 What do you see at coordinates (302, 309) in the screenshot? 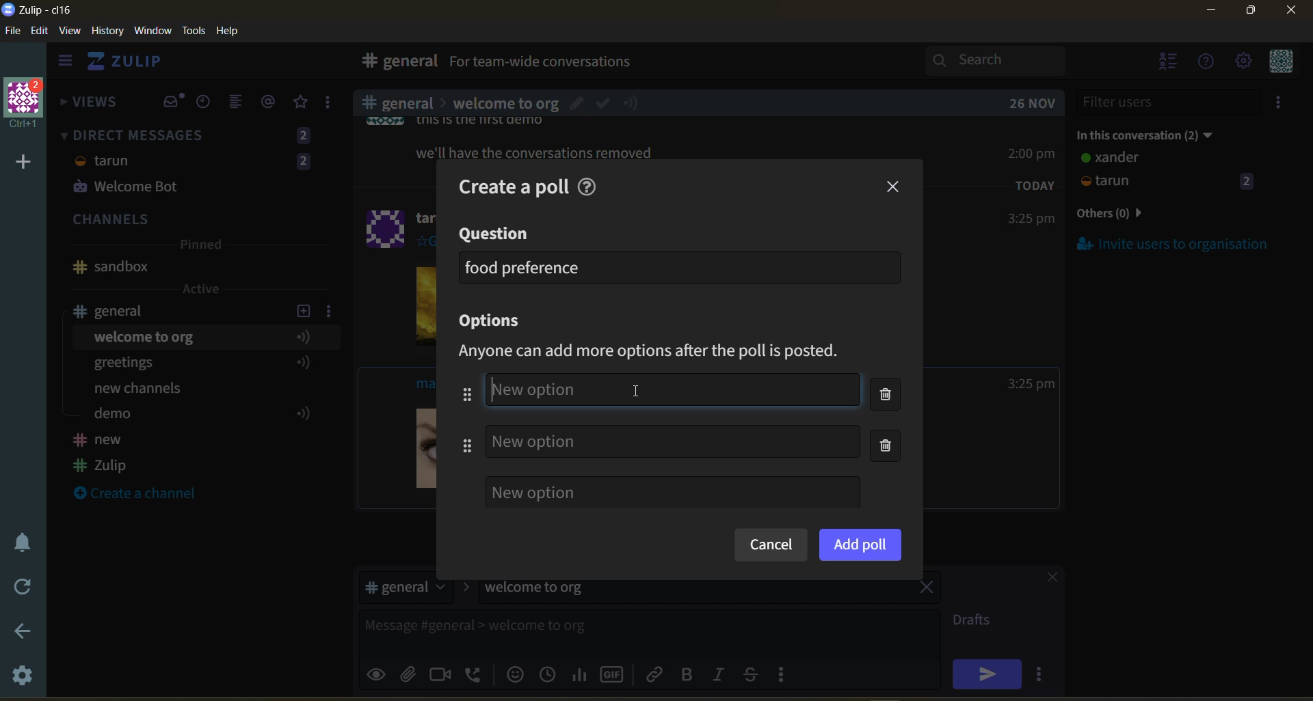
I see `add new topic` at bounding box center [302, 309].